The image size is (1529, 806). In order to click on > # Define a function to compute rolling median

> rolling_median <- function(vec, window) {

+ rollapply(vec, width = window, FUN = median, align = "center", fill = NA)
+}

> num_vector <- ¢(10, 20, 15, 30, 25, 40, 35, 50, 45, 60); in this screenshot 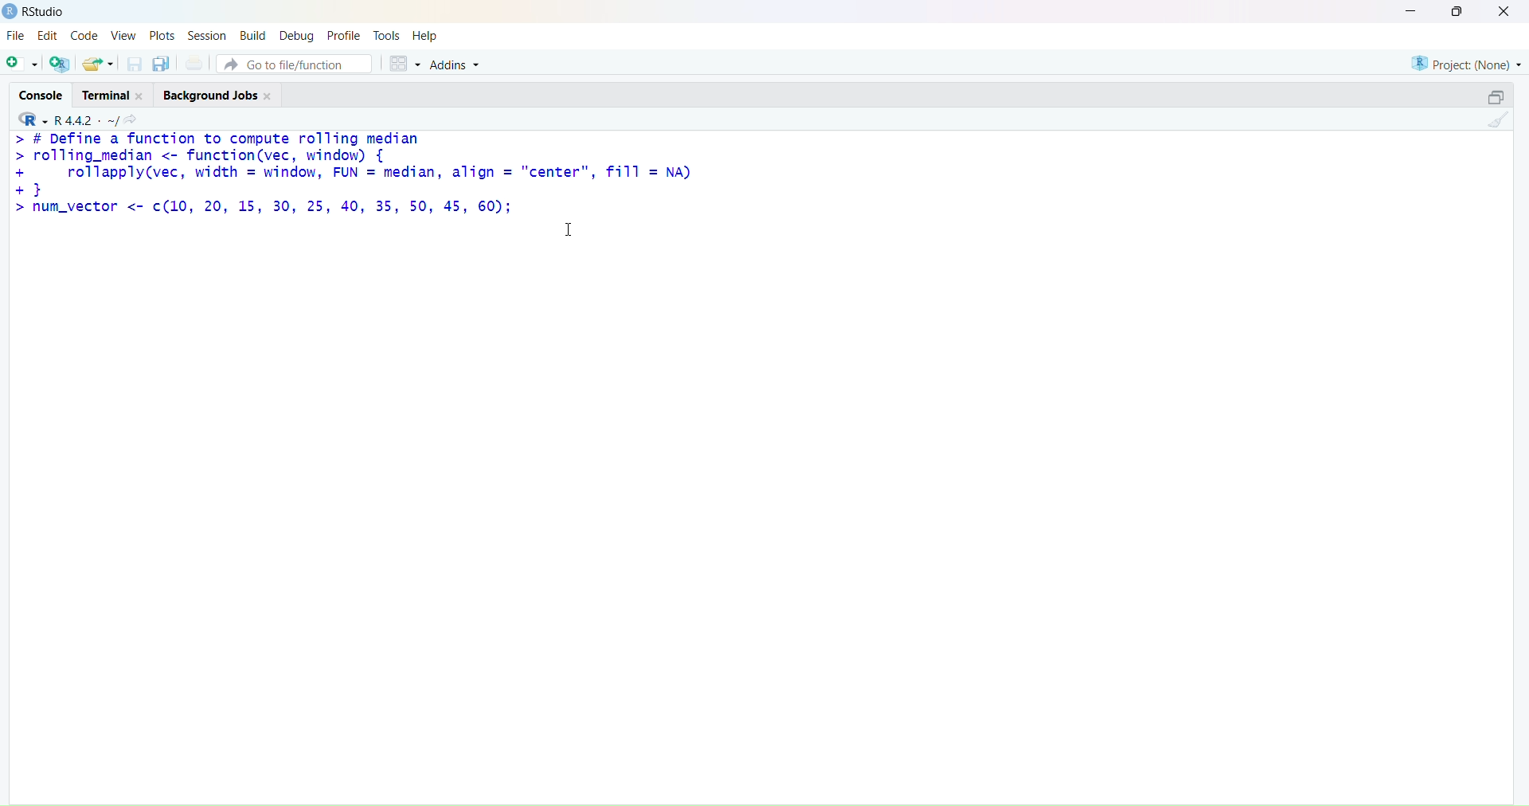, I will do `click(354, 174)`.